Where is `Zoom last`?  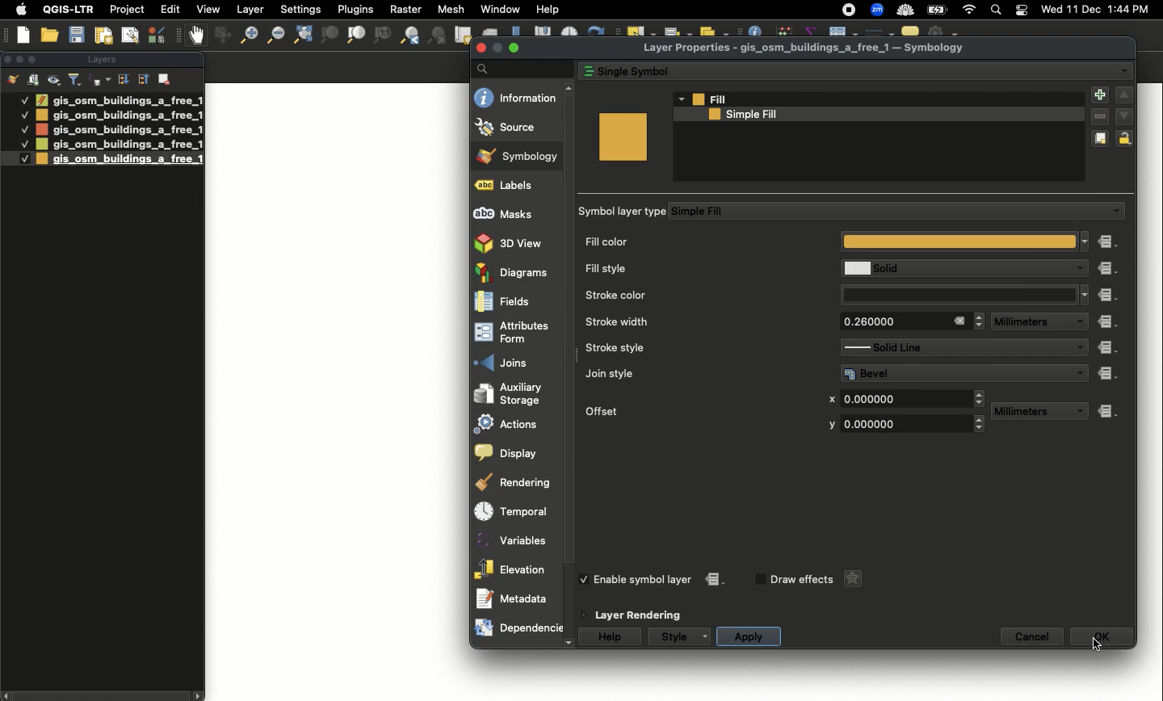
Zoom last is located at coordinates (409, 36).